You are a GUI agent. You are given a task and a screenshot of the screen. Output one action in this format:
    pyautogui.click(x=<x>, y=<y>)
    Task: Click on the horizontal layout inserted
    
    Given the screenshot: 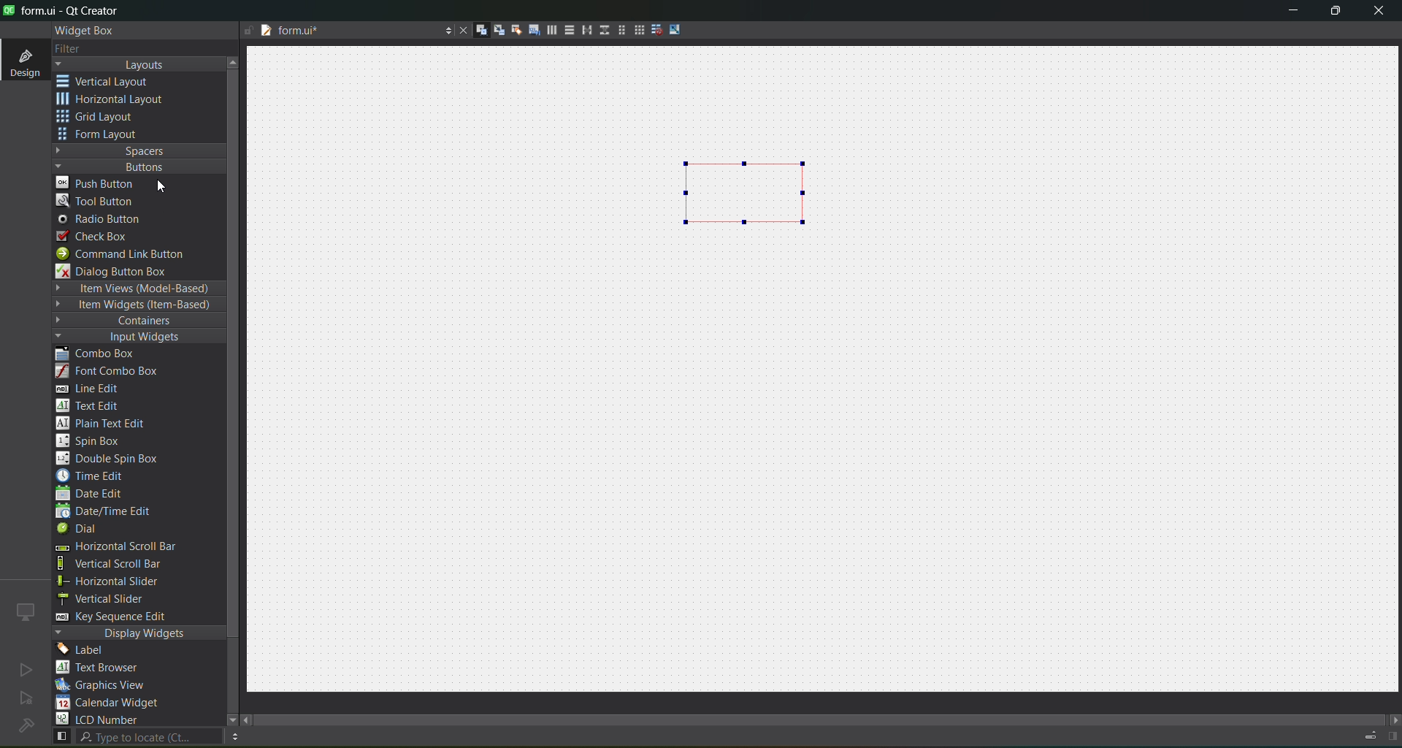 What is the action you would take?
    pyautogui.click(x=748, y=192)
    